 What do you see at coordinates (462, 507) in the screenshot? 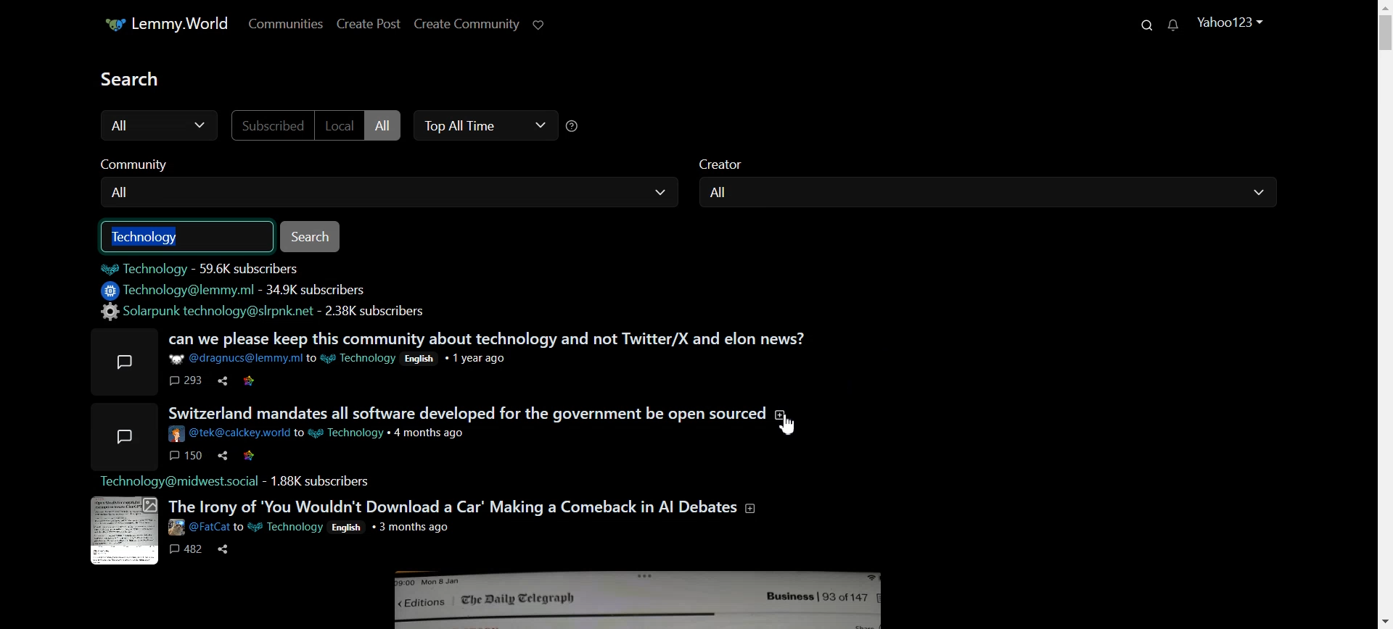
I see `The Irony of "You Wouldn't Download a Car’ Making a Comeback in Al Debates` at bounding box center [462, 507].